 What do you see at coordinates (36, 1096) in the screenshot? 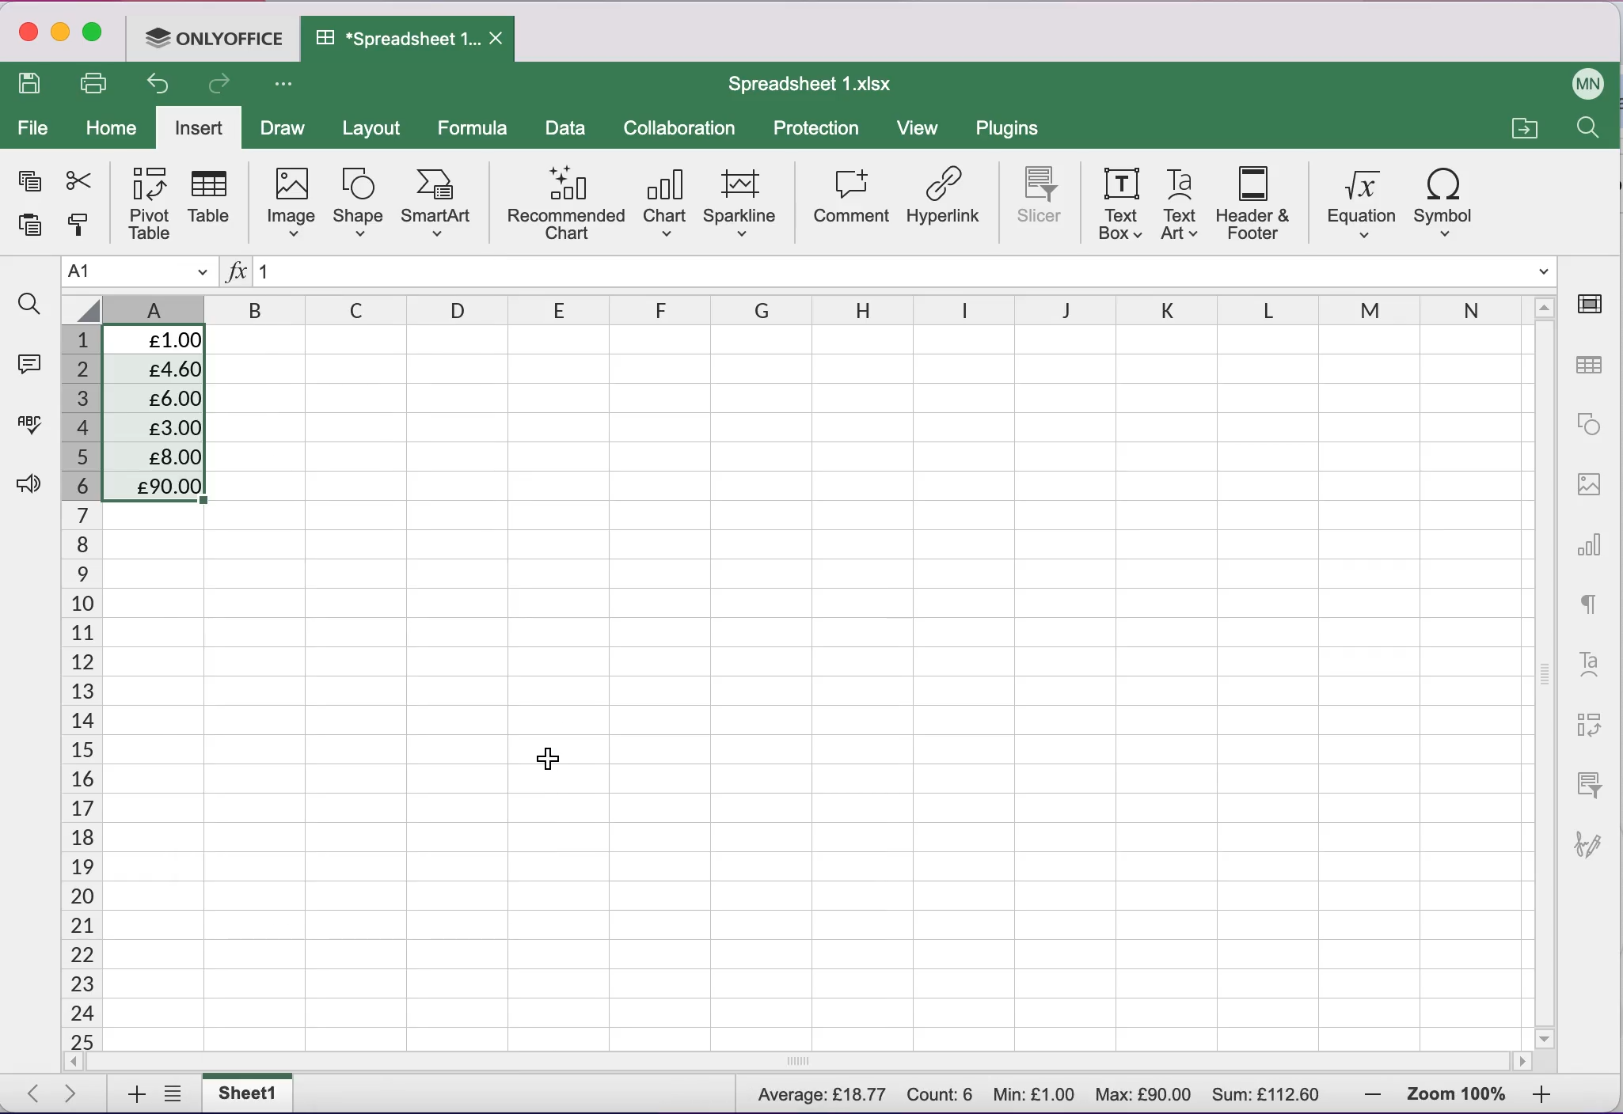
I see `previous sheet` at bounding box center [36, 1096].